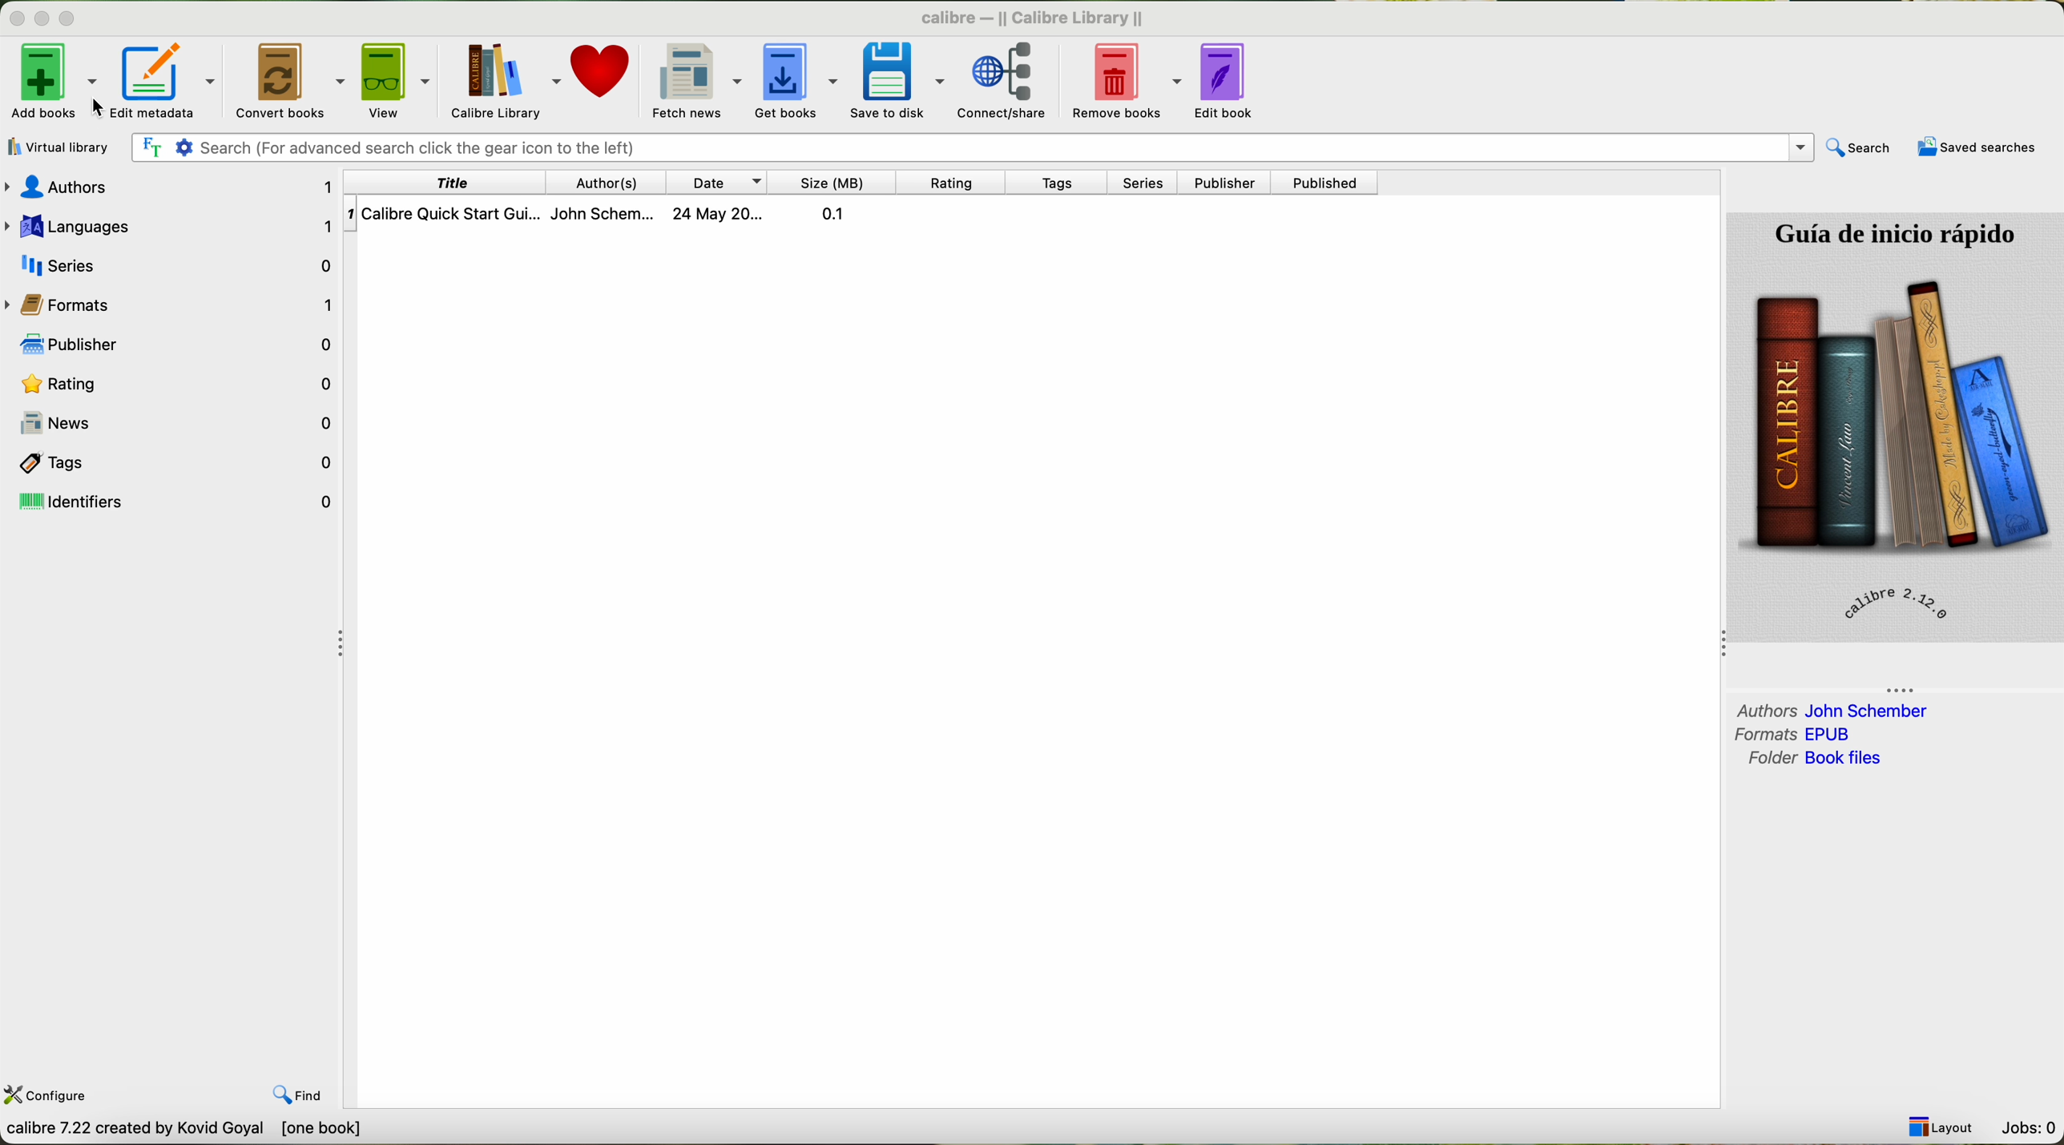  I want to click on convert books, so click(292, 80).